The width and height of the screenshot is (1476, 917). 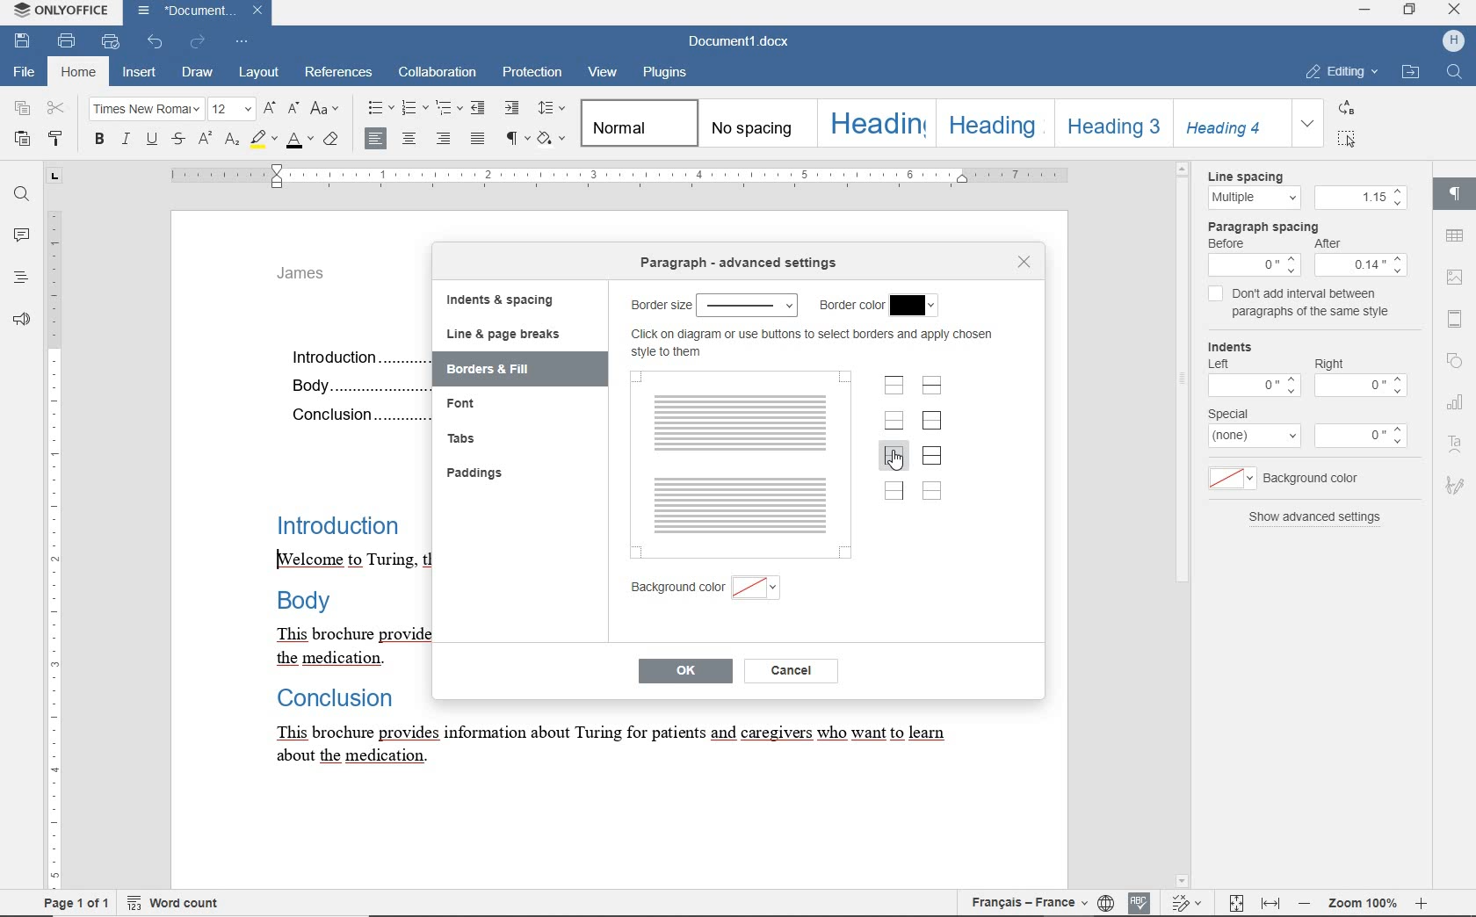 What do you see at coordinates (1457, 320) in the screenshot?
I see `header and footer` at bounding box center [1457, 320].